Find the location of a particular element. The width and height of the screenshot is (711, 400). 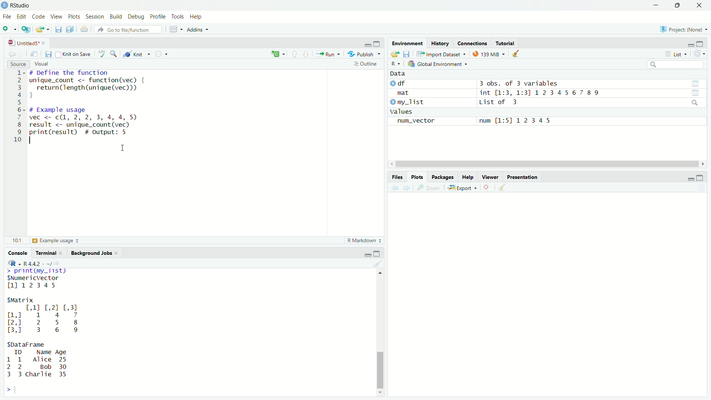

Profile is located at coordinates (158, 17).